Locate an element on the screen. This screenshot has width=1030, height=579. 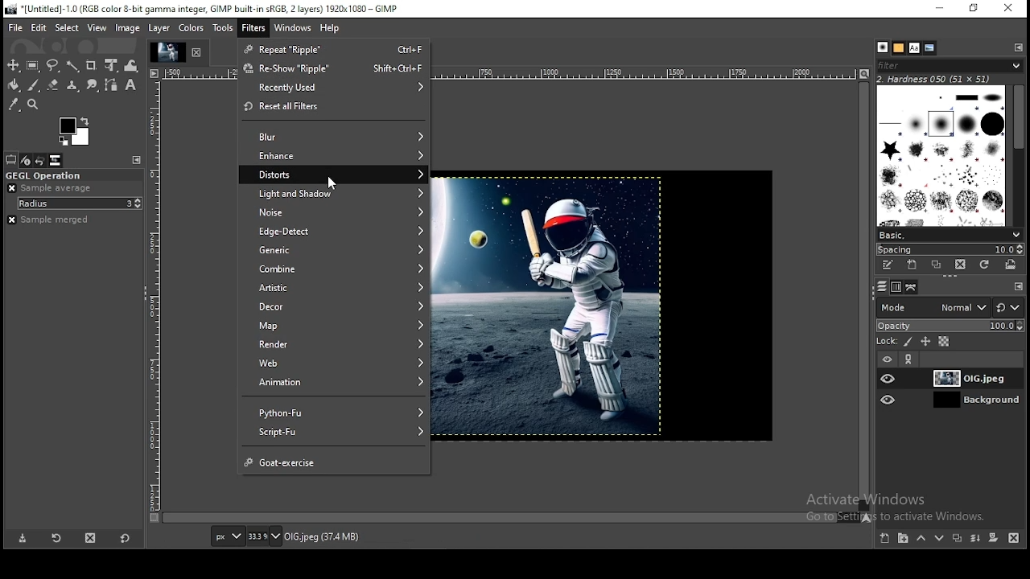
smudge tool is located at coordinates (93, 86).